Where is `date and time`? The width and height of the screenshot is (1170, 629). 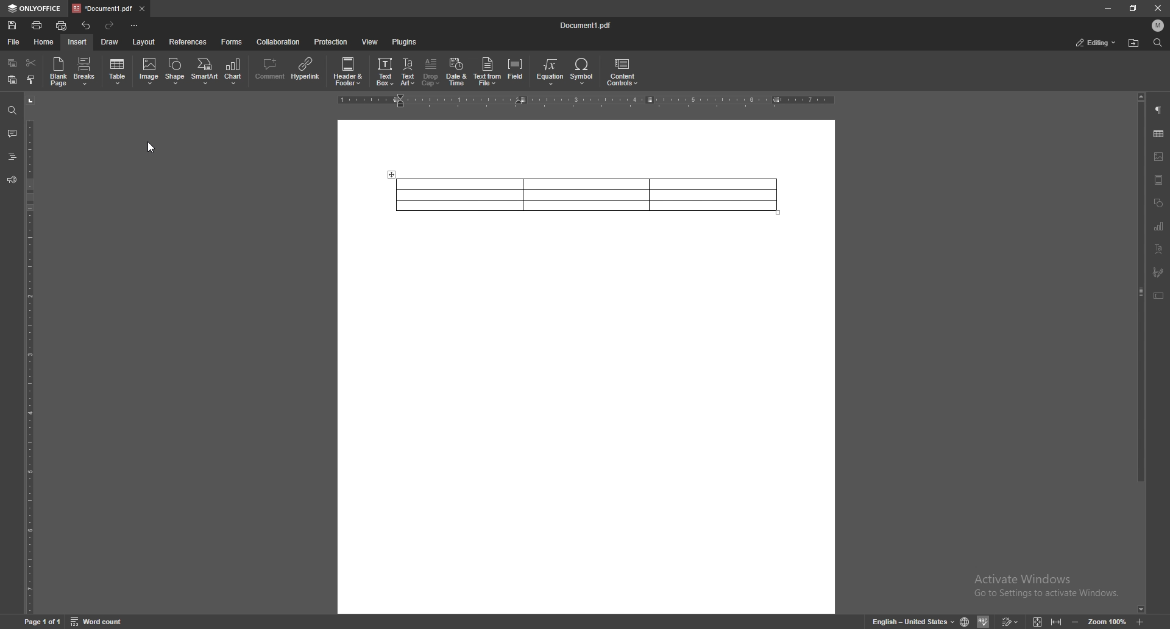
date and time is located at coordinates (456, 73).